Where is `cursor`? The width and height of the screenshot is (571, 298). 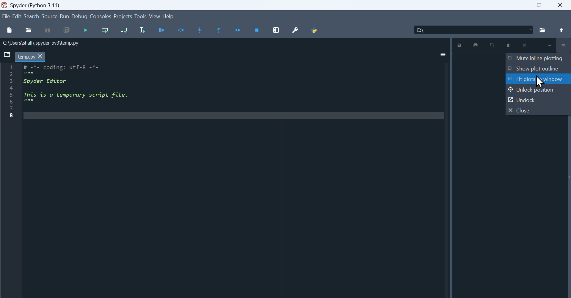
cursor is located at coordinates (539, 82).